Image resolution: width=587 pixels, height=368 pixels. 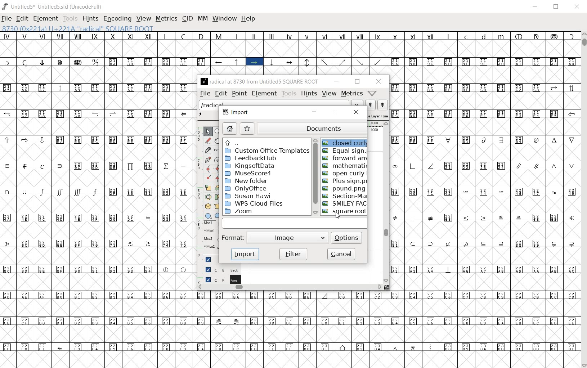 What do you see at coordinates (357, 81) in the screenshot?
I see `restore down` at bounding box center [357, 81].